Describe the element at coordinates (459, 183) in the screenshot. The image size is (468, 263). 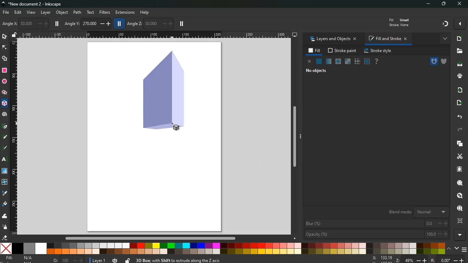
I see `search` at that location.